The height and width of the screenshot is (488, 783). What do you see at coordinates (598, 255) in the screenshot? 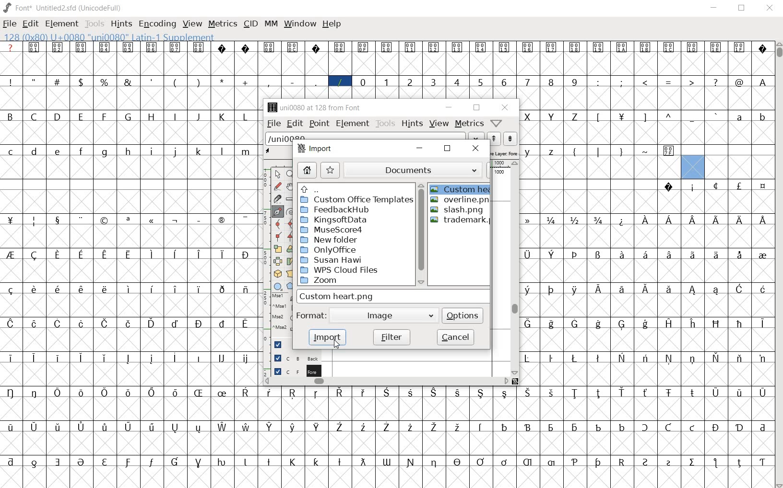
I see `glyph` at bounding box center [598, 255].